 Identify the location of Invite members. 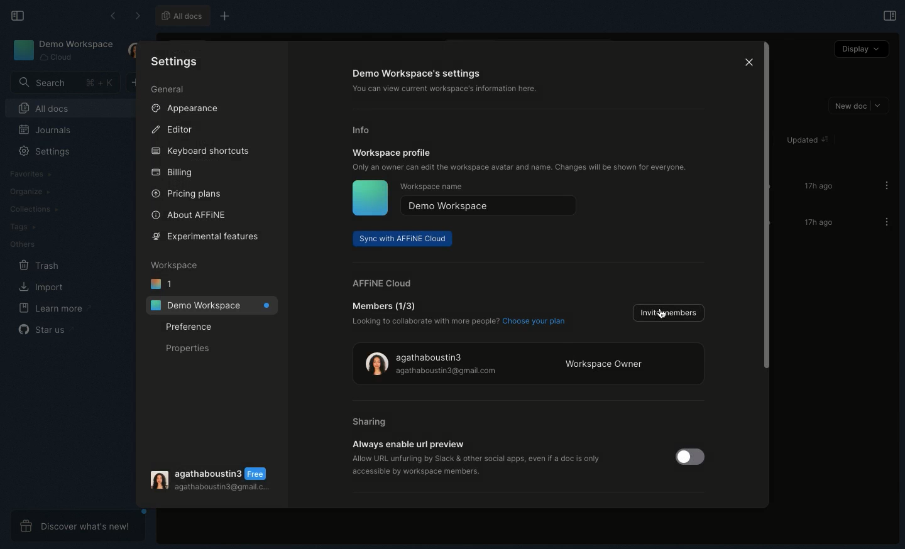
(667, 313).